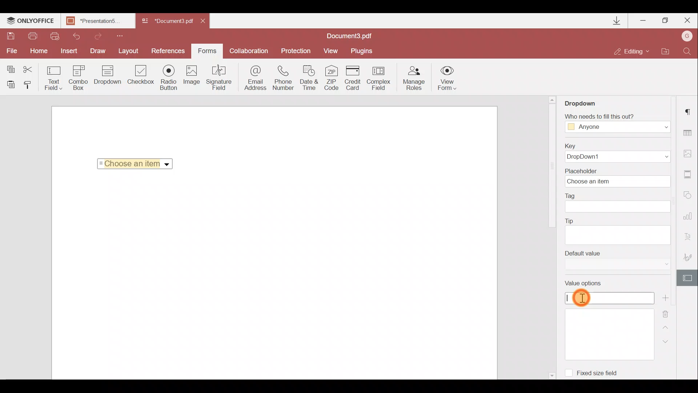 This screenshot has width=698, height=393. What do you see at coordinates (618, 260) in the screenshot?
I see `Default value` at bounding box center [618, 260].